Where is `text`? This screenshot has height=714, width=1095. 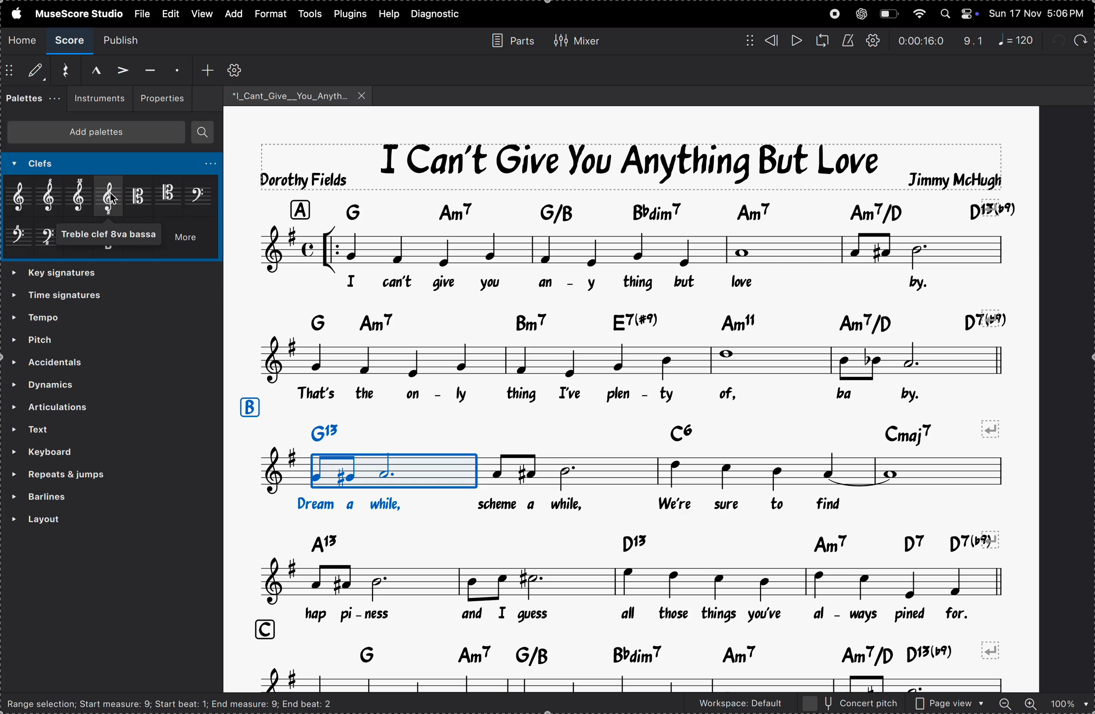 text is located at coordinates (94, 429).